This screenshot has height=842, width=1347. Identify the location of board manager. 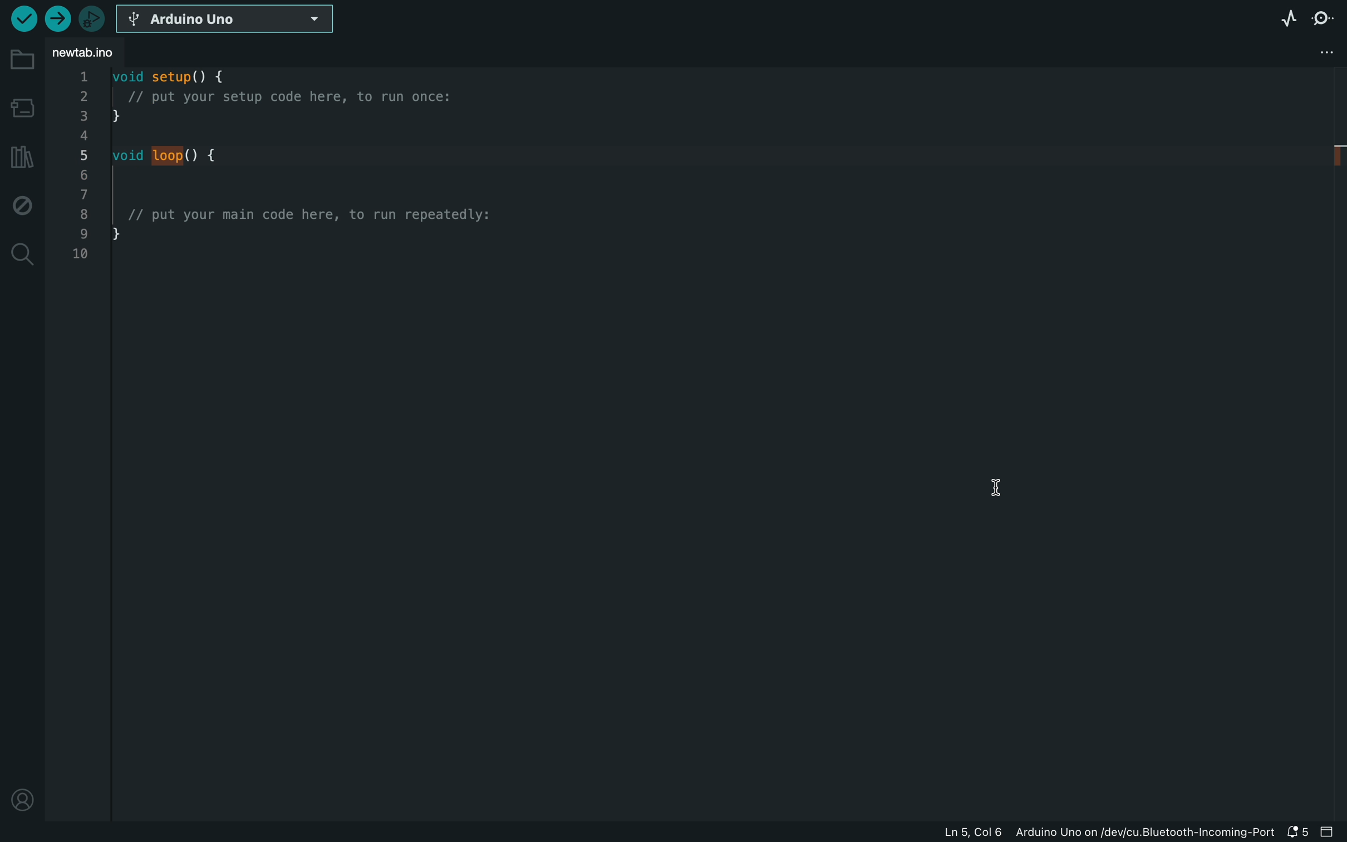
(21, 110).